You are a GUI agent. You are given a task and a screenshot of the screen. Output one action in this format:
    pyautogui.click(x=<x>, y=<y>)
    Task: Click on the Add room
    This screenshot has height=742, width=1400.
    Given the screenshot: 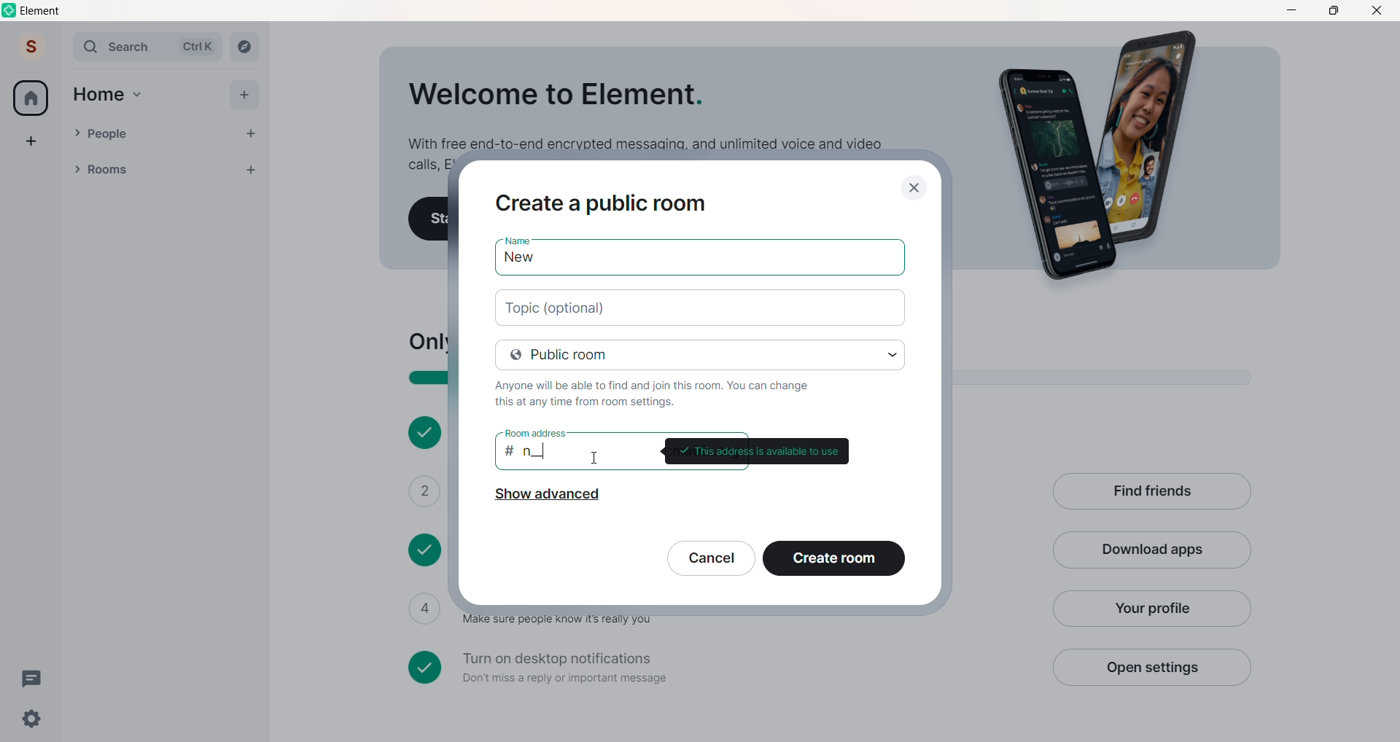 What is the action you would take?
    pyautogui.click(x=255, y=168)
    